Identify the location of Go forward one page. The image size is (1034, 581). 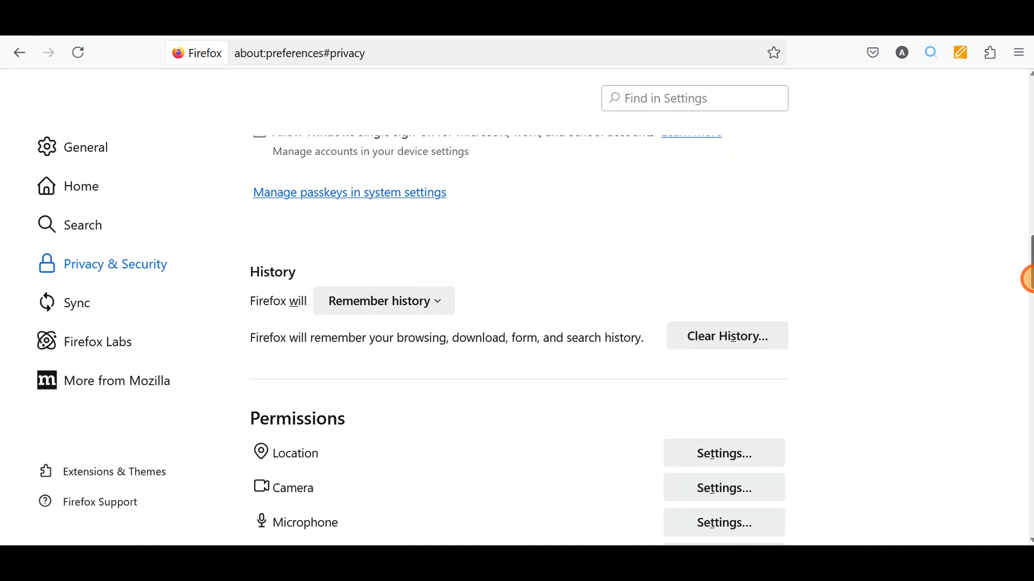
(47, 49).